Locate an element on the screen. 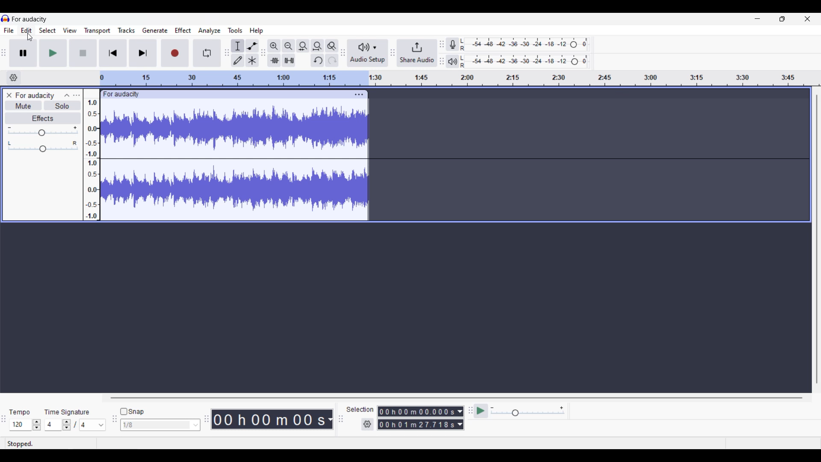 The height and width of the screenshot is (462, 821). cursor is located at coordinates (30, 38).